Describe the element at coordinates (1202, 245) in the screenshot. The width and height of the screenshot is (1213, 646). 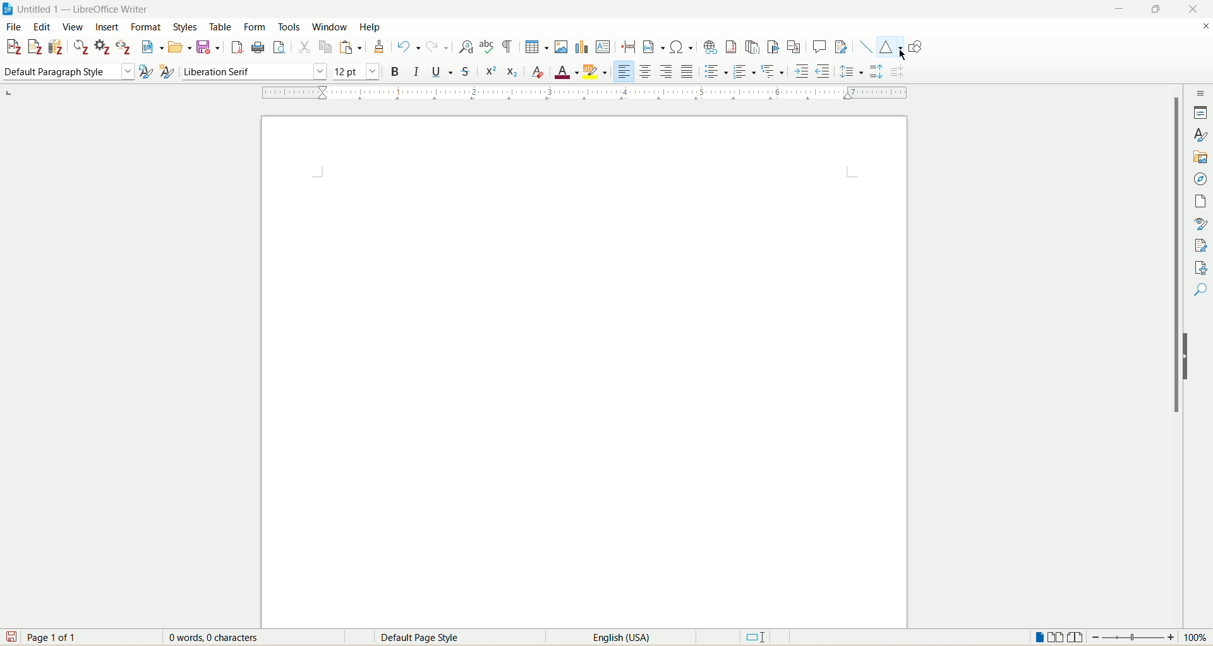
I see `manage changes` at that location.